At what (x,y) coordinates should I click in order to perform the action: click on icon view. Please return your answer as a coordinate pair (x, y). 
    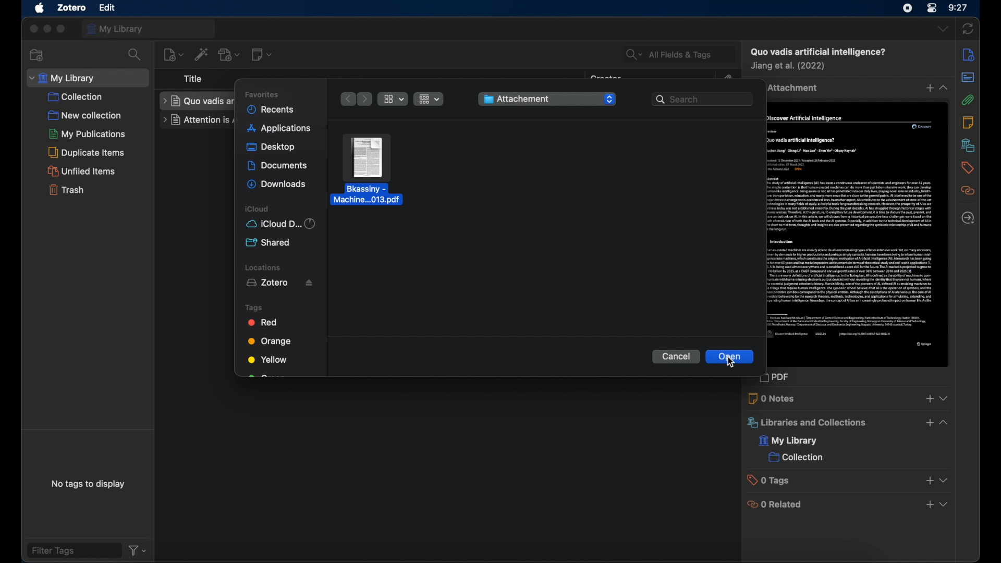
    Looking at the image, I should click on (393, 99).